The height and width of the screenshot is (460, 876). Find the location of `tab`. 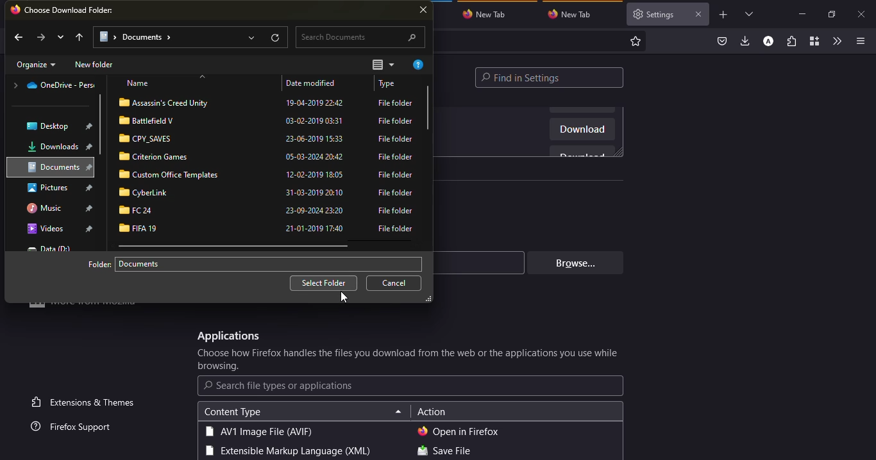

tab is located at coordinates (573, 14).